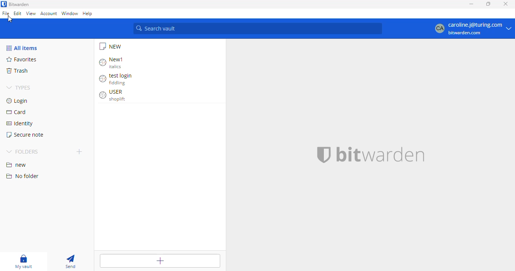 This screenshot has width=515, height=271. Describe the element at coordinates (4, 4) in the screenshot. I see `logo` at that location.